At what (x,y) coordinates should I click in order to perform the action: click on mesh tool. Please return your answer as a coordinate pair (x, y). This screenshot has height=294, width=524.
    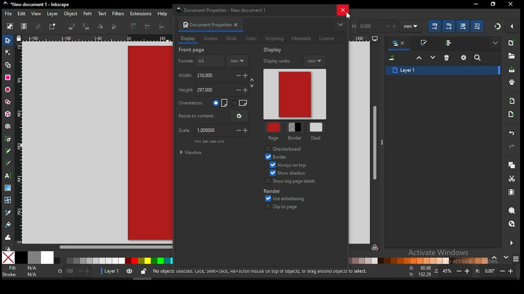
    Looking at the image, I should click on (9, 200).